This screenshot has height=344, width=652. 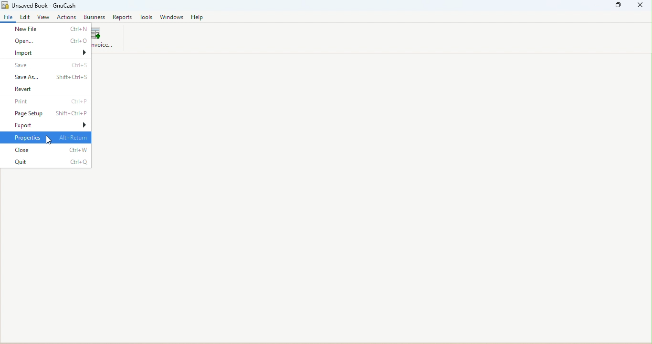 What do you see at coordinates (95, 17) in the screenshot?
I see `Business` at bounding box center [95, 17].